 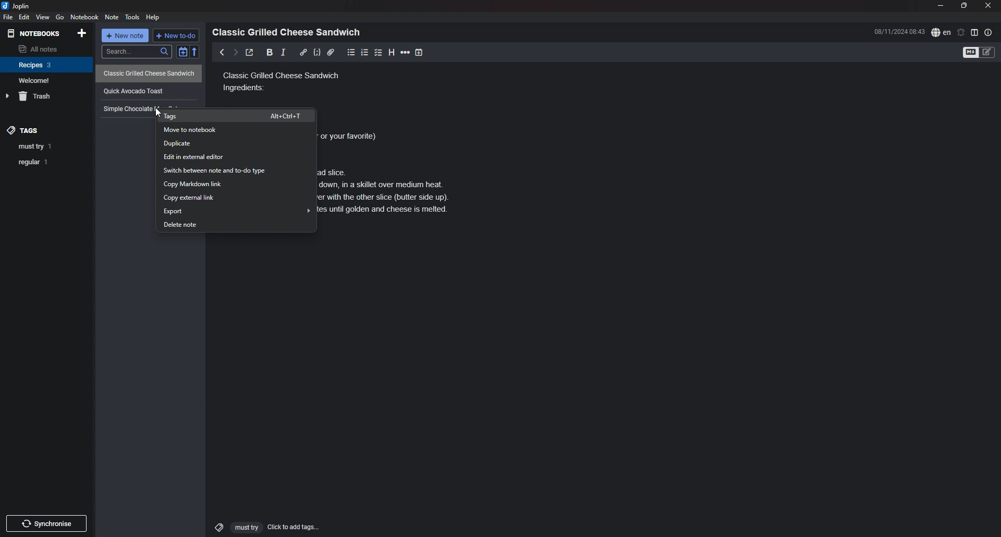 What do you see at coordinates (182, 53) in the screenshot?
I see `toggle sort order` at bounding box center [182, 53].